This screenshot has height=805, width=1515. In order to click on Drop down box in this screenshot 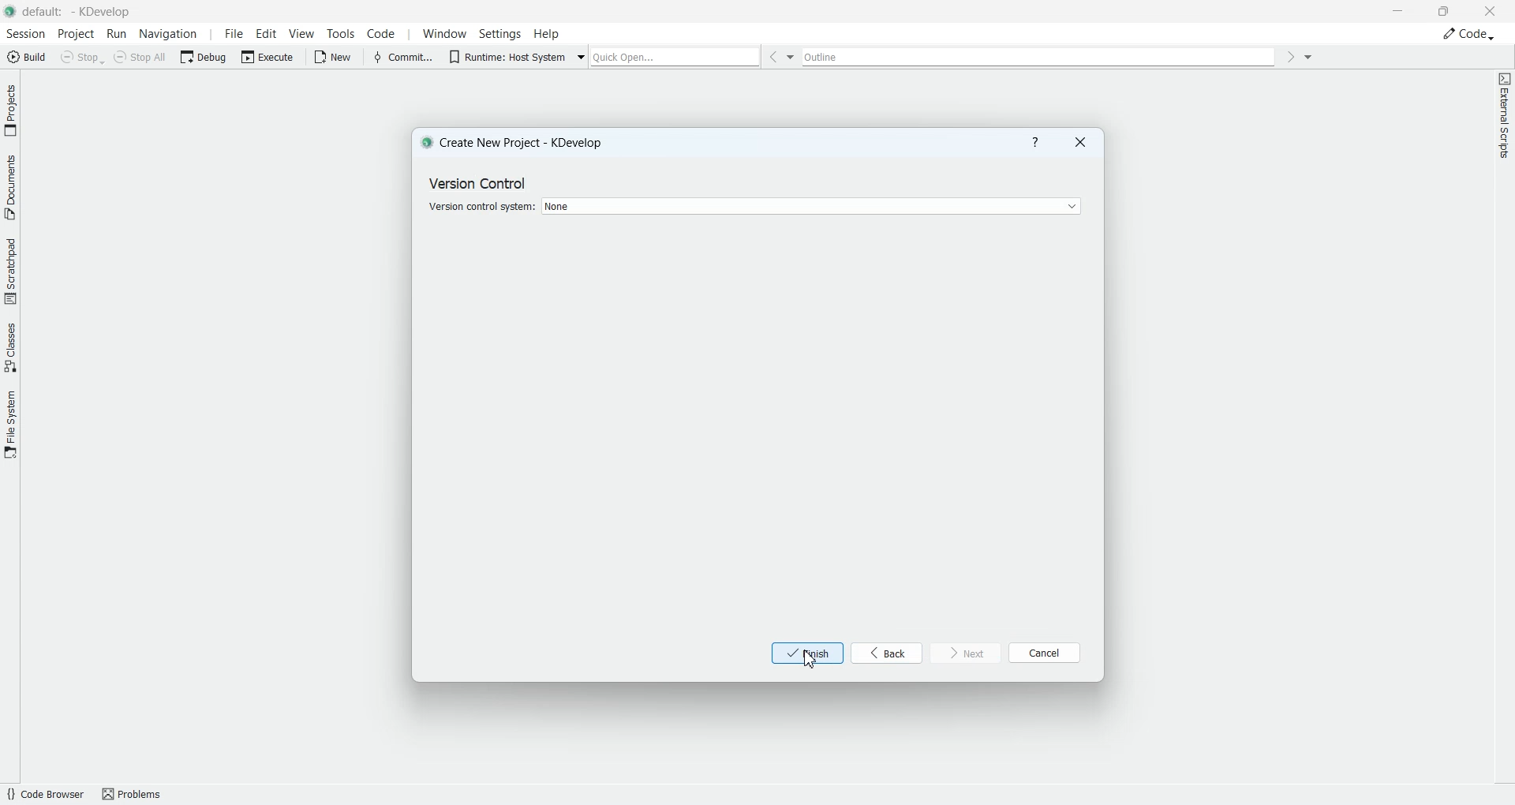, I will do `click(1309, 56)`.